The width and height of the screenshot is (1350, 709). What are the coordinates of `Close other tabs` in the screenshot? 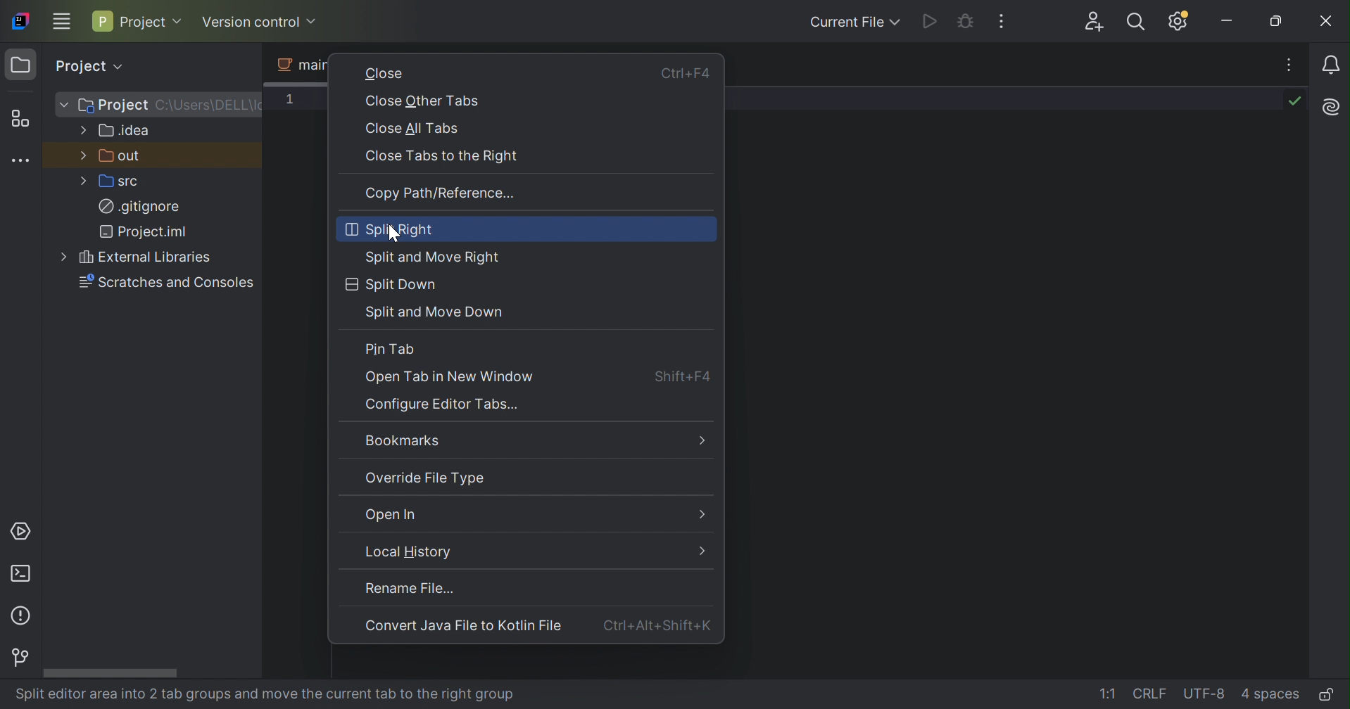 It's located at (422, 102).